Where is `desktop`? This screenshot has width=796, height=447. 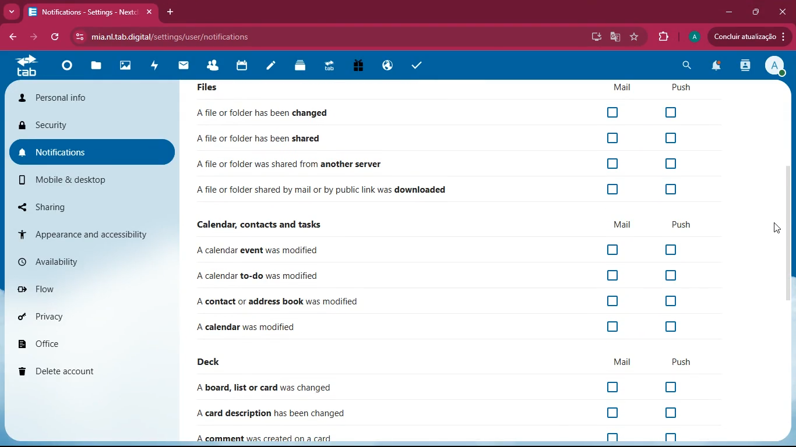
desktop is located at coordinates (594, 38).